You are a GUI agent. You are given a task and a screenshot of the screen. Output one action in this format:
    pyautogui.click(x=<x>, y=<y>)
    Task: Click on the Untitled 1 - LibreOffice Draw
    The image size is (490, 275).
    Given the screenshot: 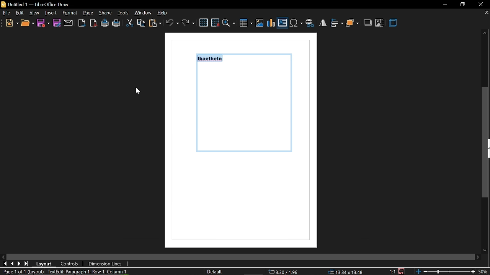 What is the action you would take?
    pyautogui.click(x=35, y=4)
    